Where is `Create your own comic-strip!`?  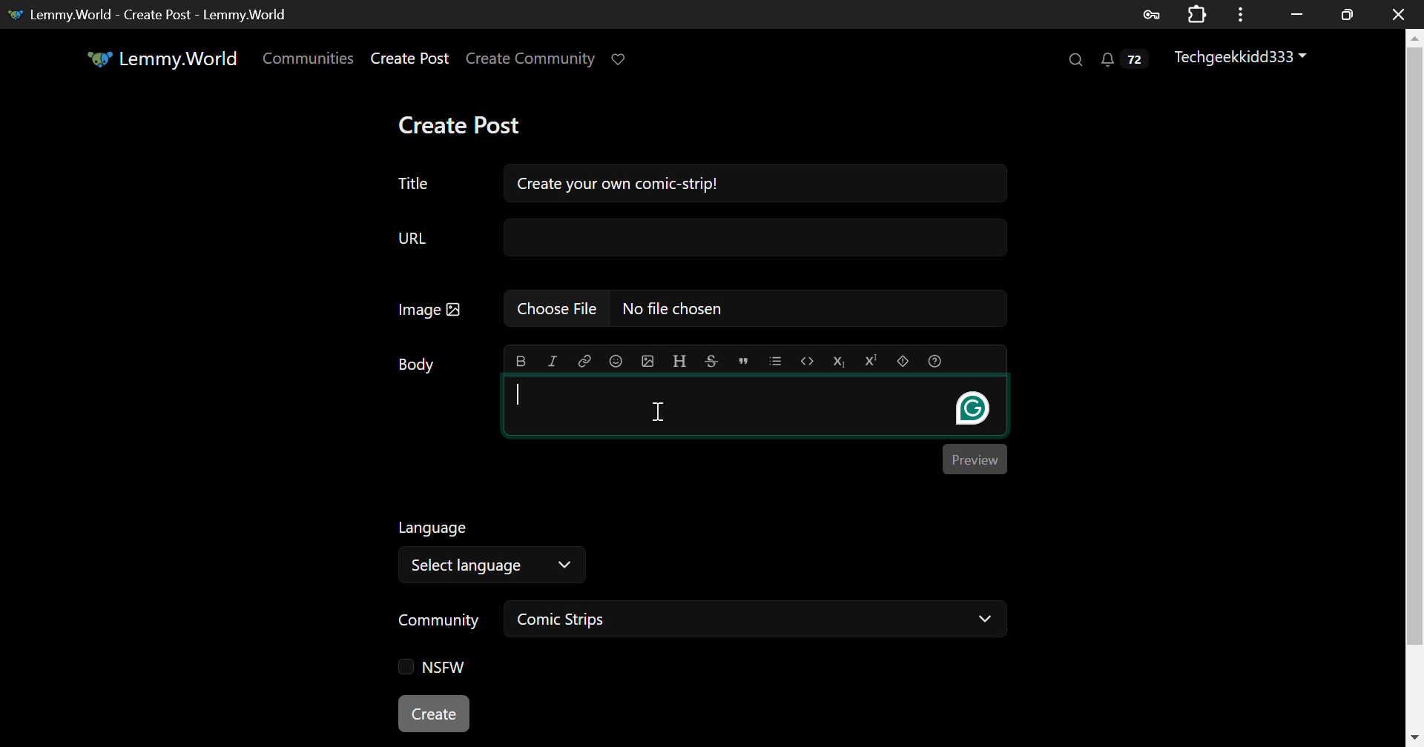 Create your own comic-strip! is located at coordinates (754, 181).